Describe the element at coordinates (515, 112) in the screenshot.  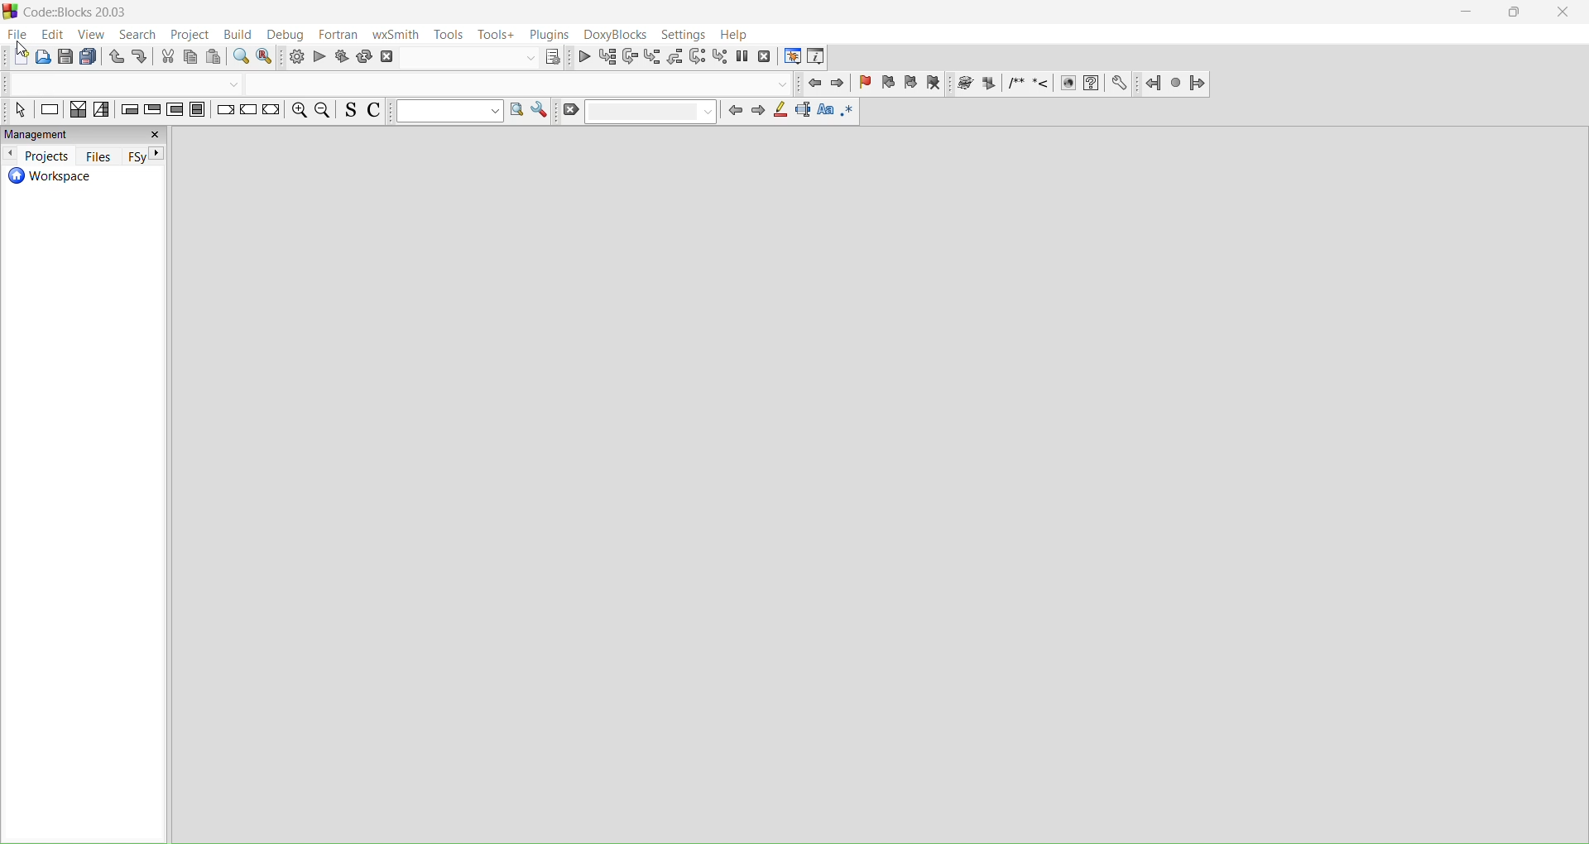
I see `run search` at that location.